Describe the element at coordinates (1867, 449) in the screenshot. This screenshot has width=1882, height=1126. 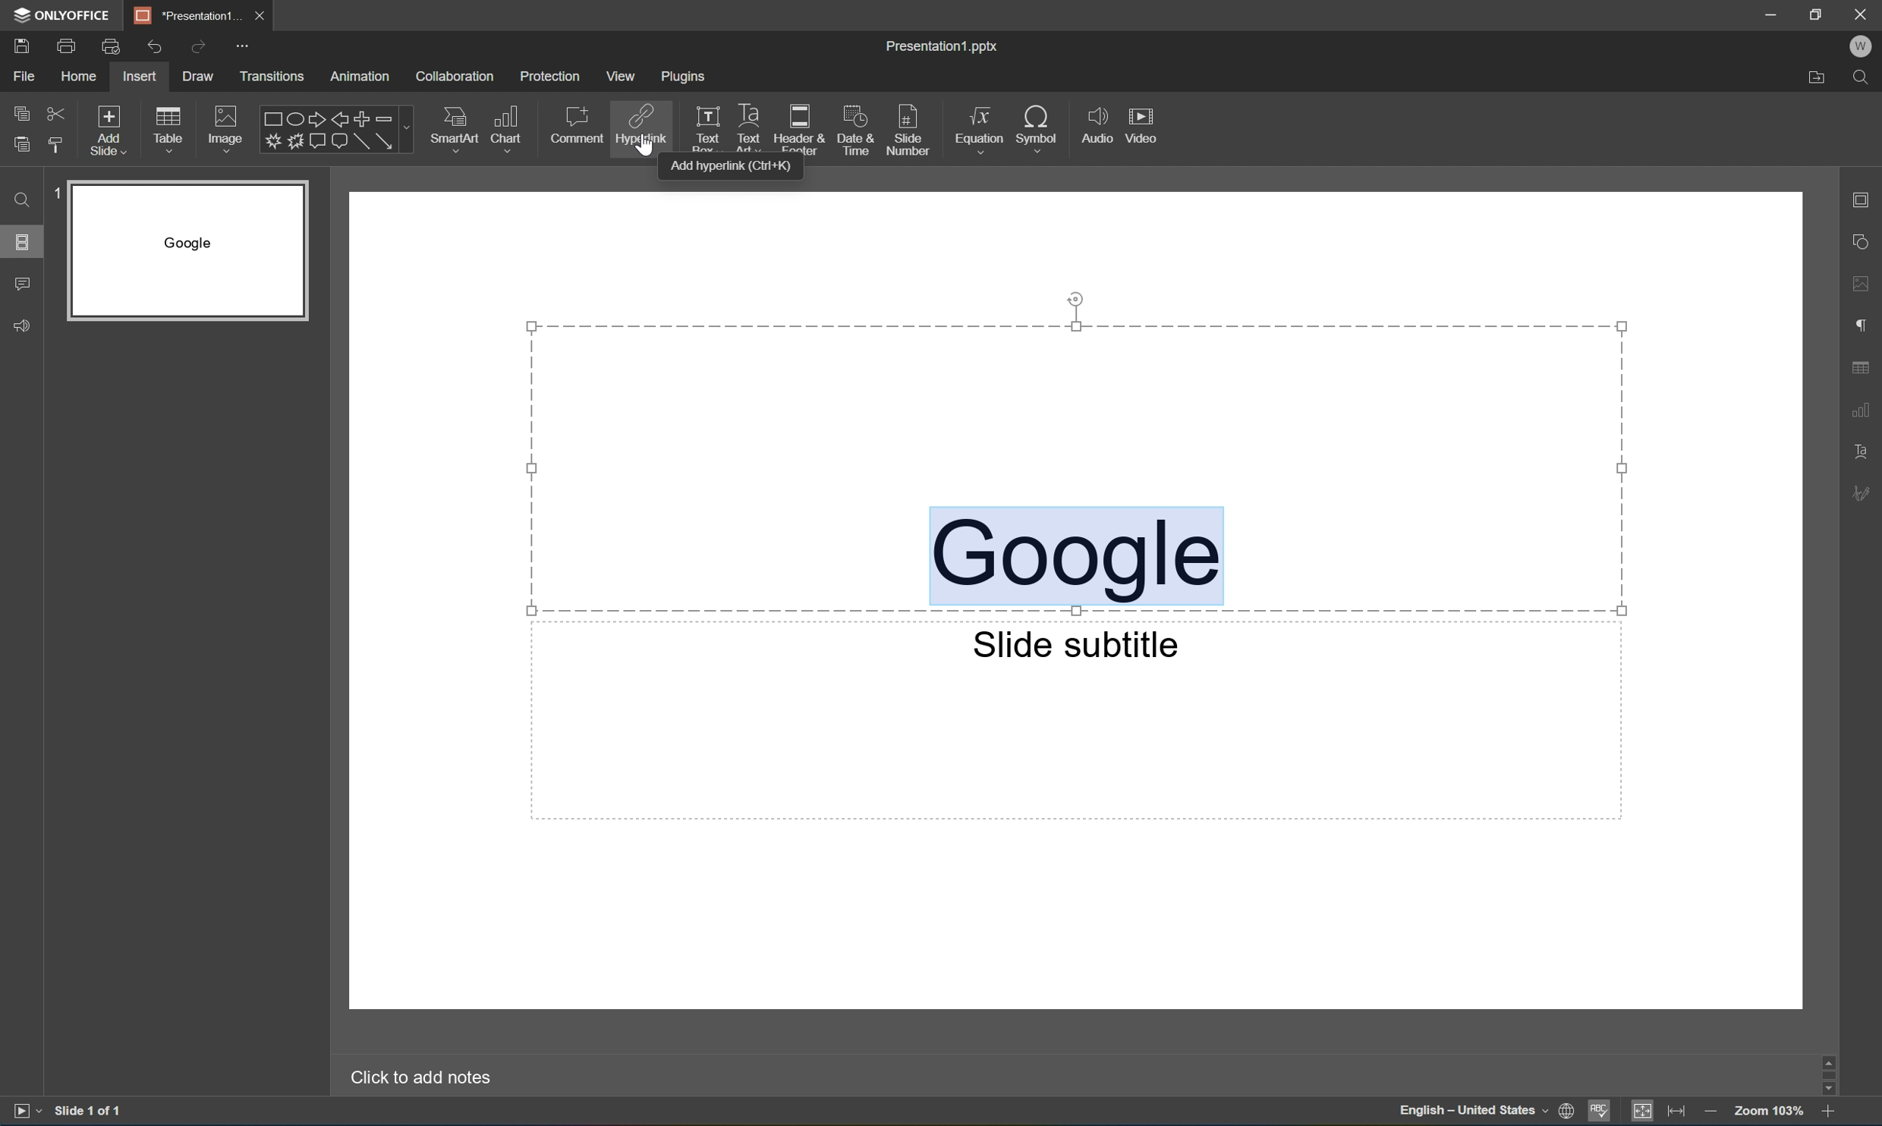
I see `Text art settings` at that location.